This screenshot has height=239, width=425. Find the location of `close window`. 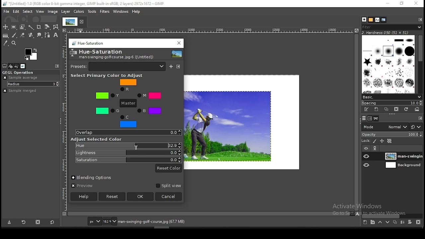

close window is located at coordinates (417, 4).